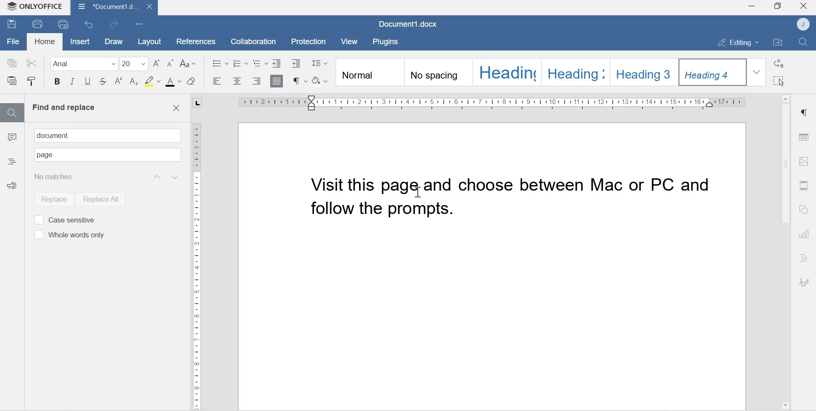  What do you see at coordinates (112, 42) in the screenshot?
I see `Draw` at bounding box center [112, 42].